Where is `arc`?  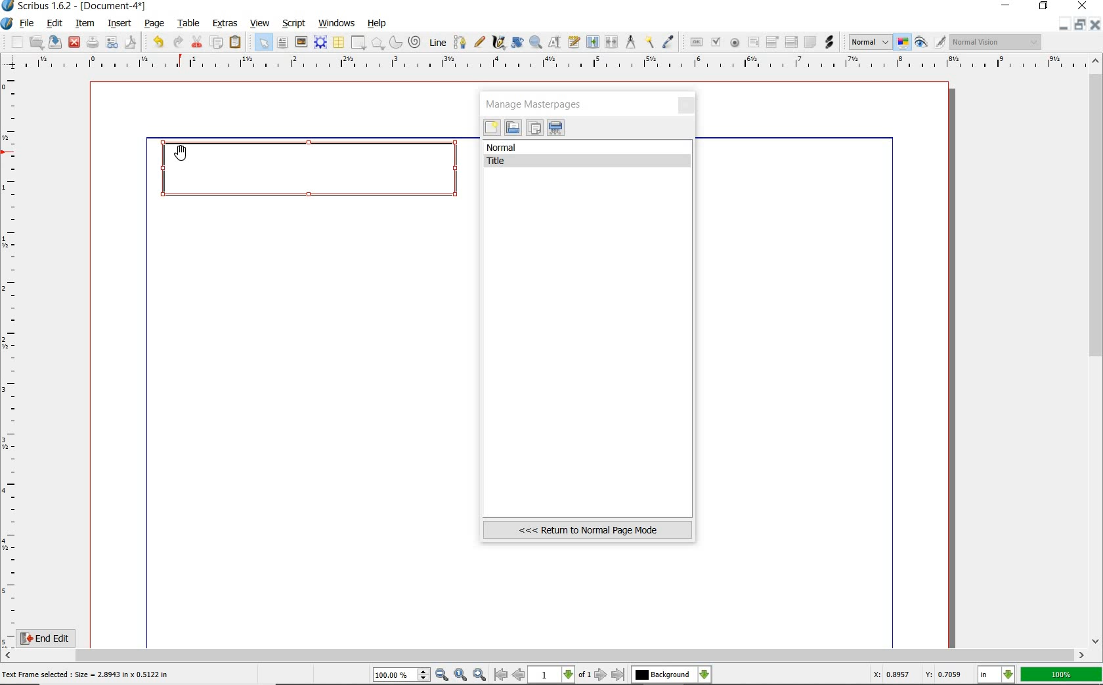 arc is located at coordinates (395, 42).